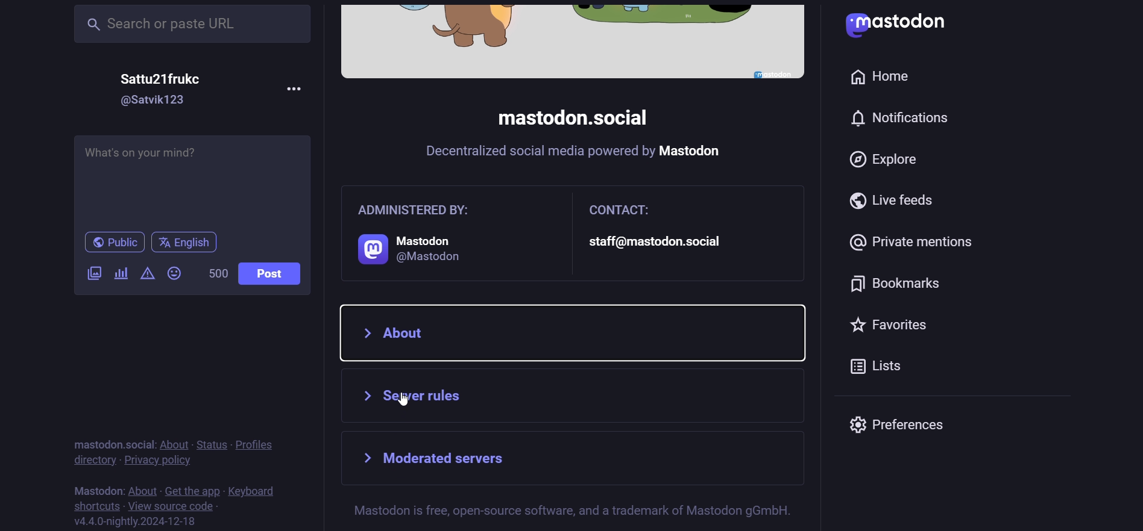  What do you see at coordinates (108, 444) in the screenshot?
I see `mastodon social` at bounding box center [108, 444].